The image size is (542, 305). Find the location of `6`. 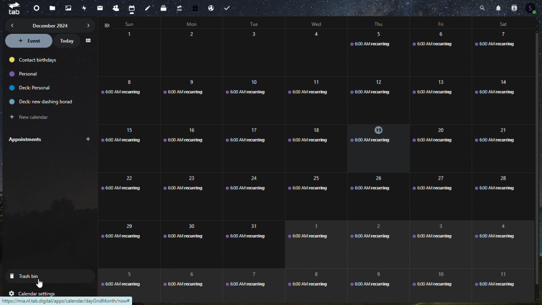

6 is located at coordinates (440, 53).